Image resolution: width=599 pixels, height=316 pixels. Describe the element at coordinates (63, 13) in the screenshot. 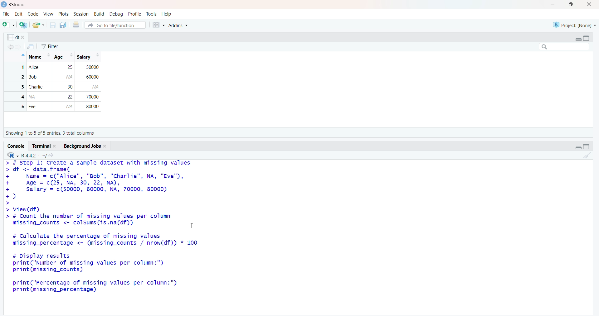

I see `Posts` at that location.